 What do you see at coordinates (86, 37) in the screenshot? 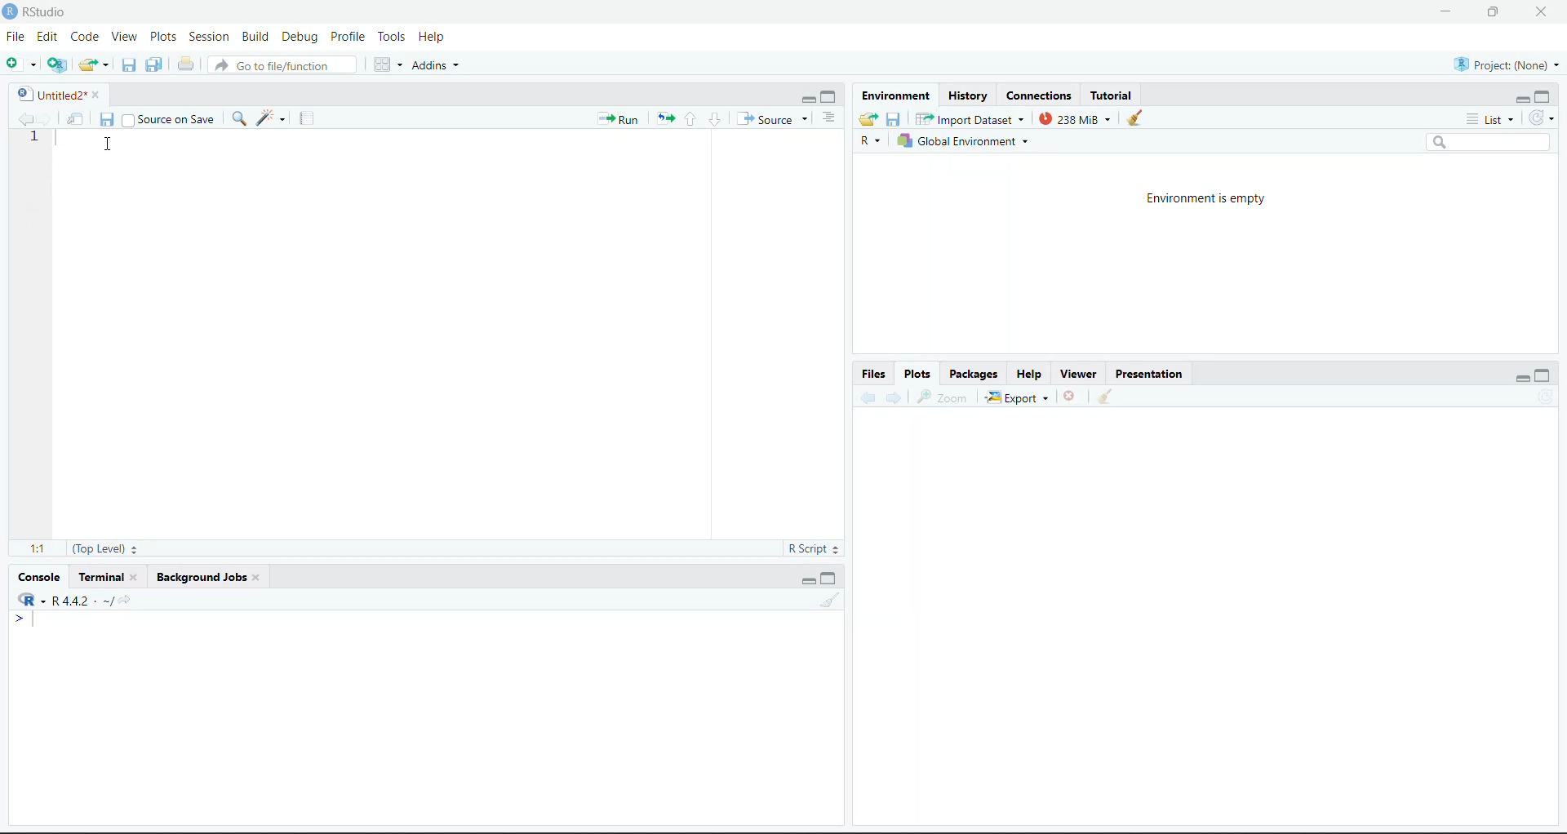
I see `Code` at bounding box center [86, 37].